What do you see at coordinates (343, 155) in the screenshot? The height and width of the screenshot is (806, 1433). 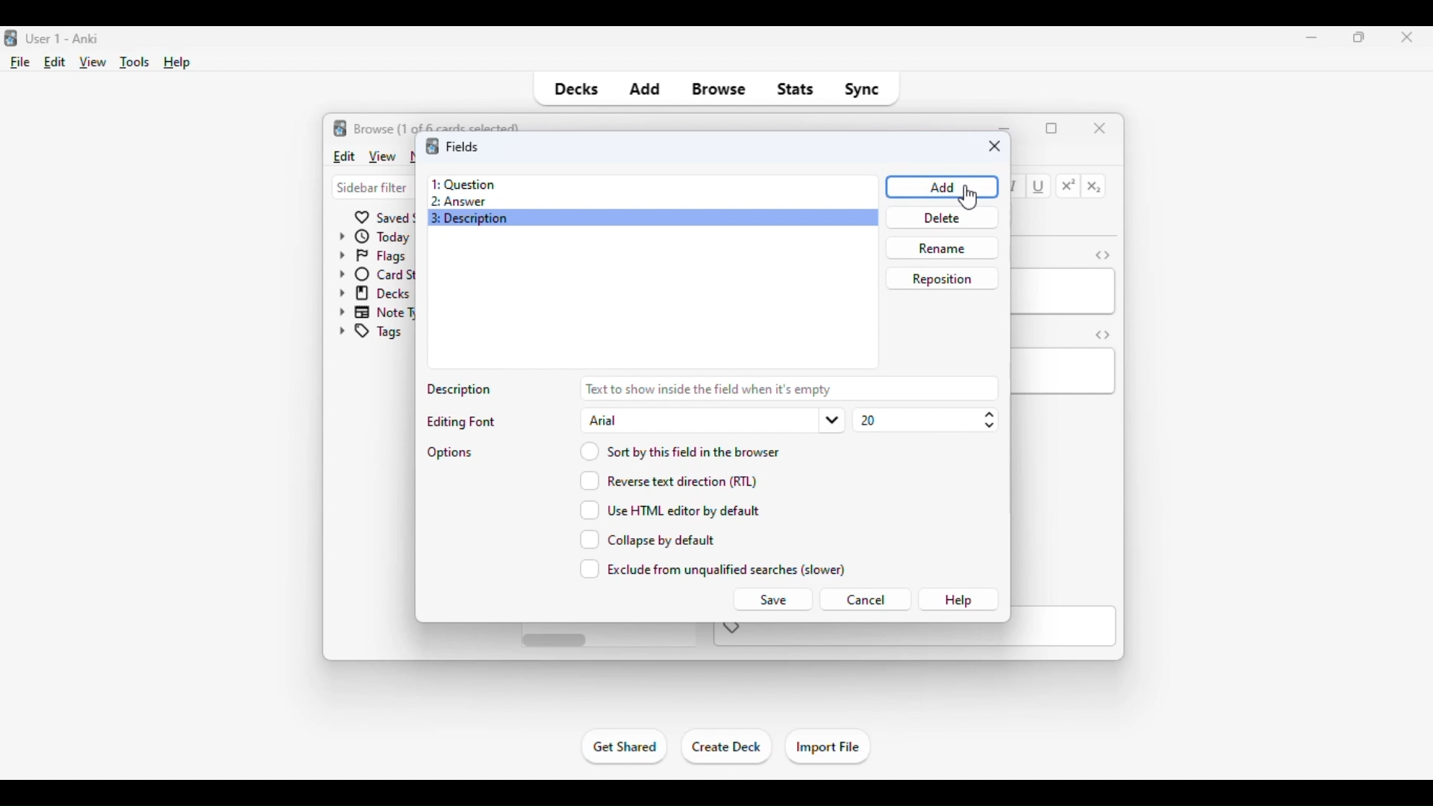 I see `edit` at bounding box center [343, 155].